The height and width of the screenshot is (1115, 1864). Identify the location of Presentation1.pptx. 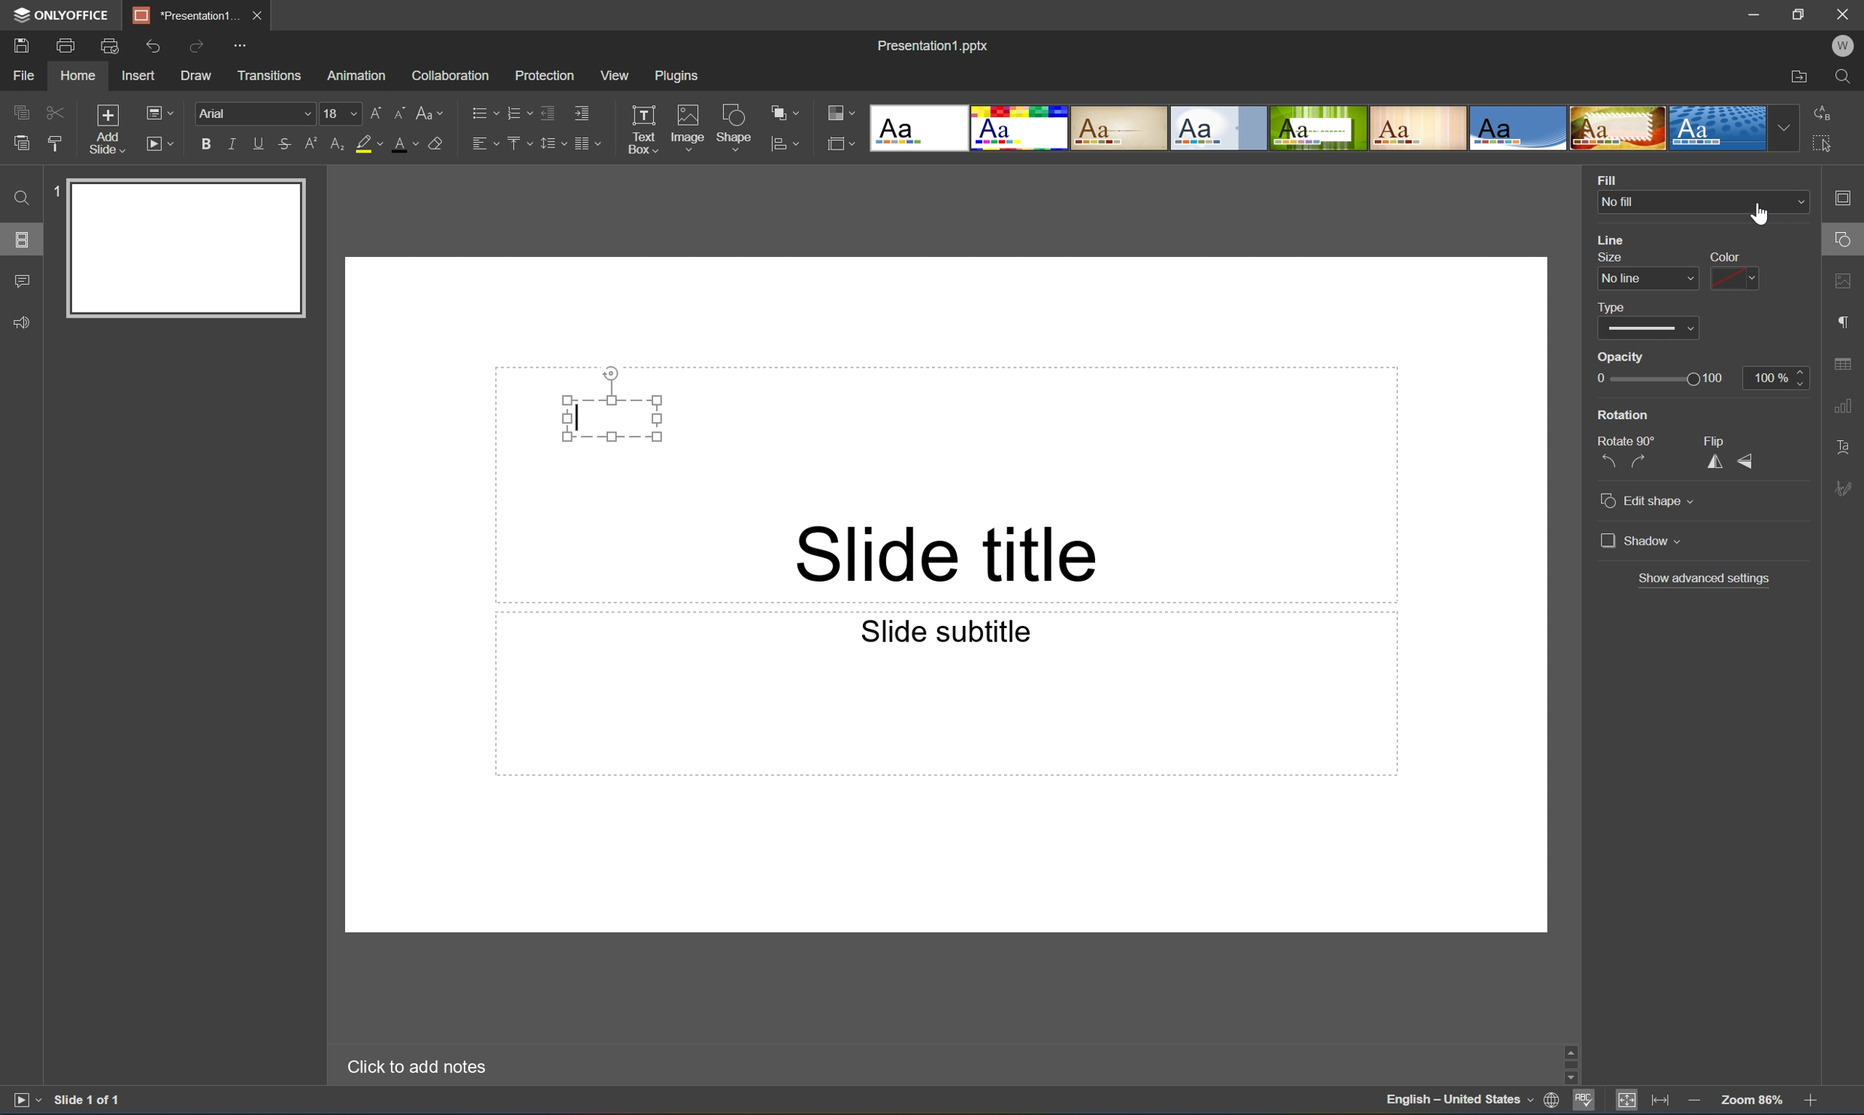
(931, 43).